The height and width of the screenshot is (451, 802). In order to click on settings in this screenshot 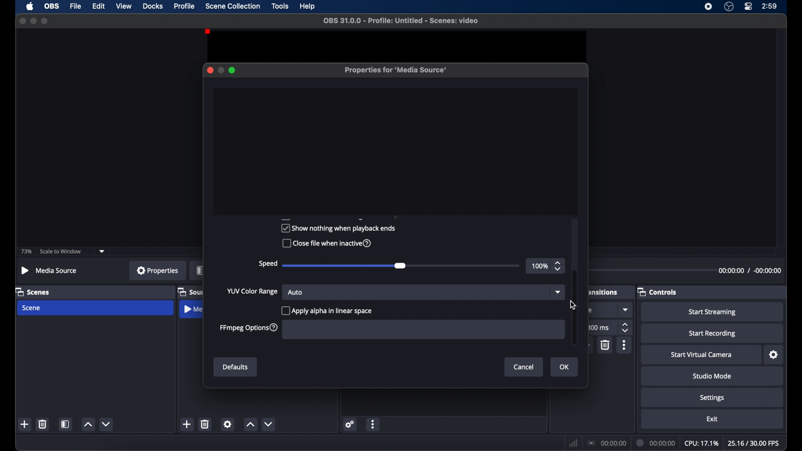, I will do `click(774, 355)`.